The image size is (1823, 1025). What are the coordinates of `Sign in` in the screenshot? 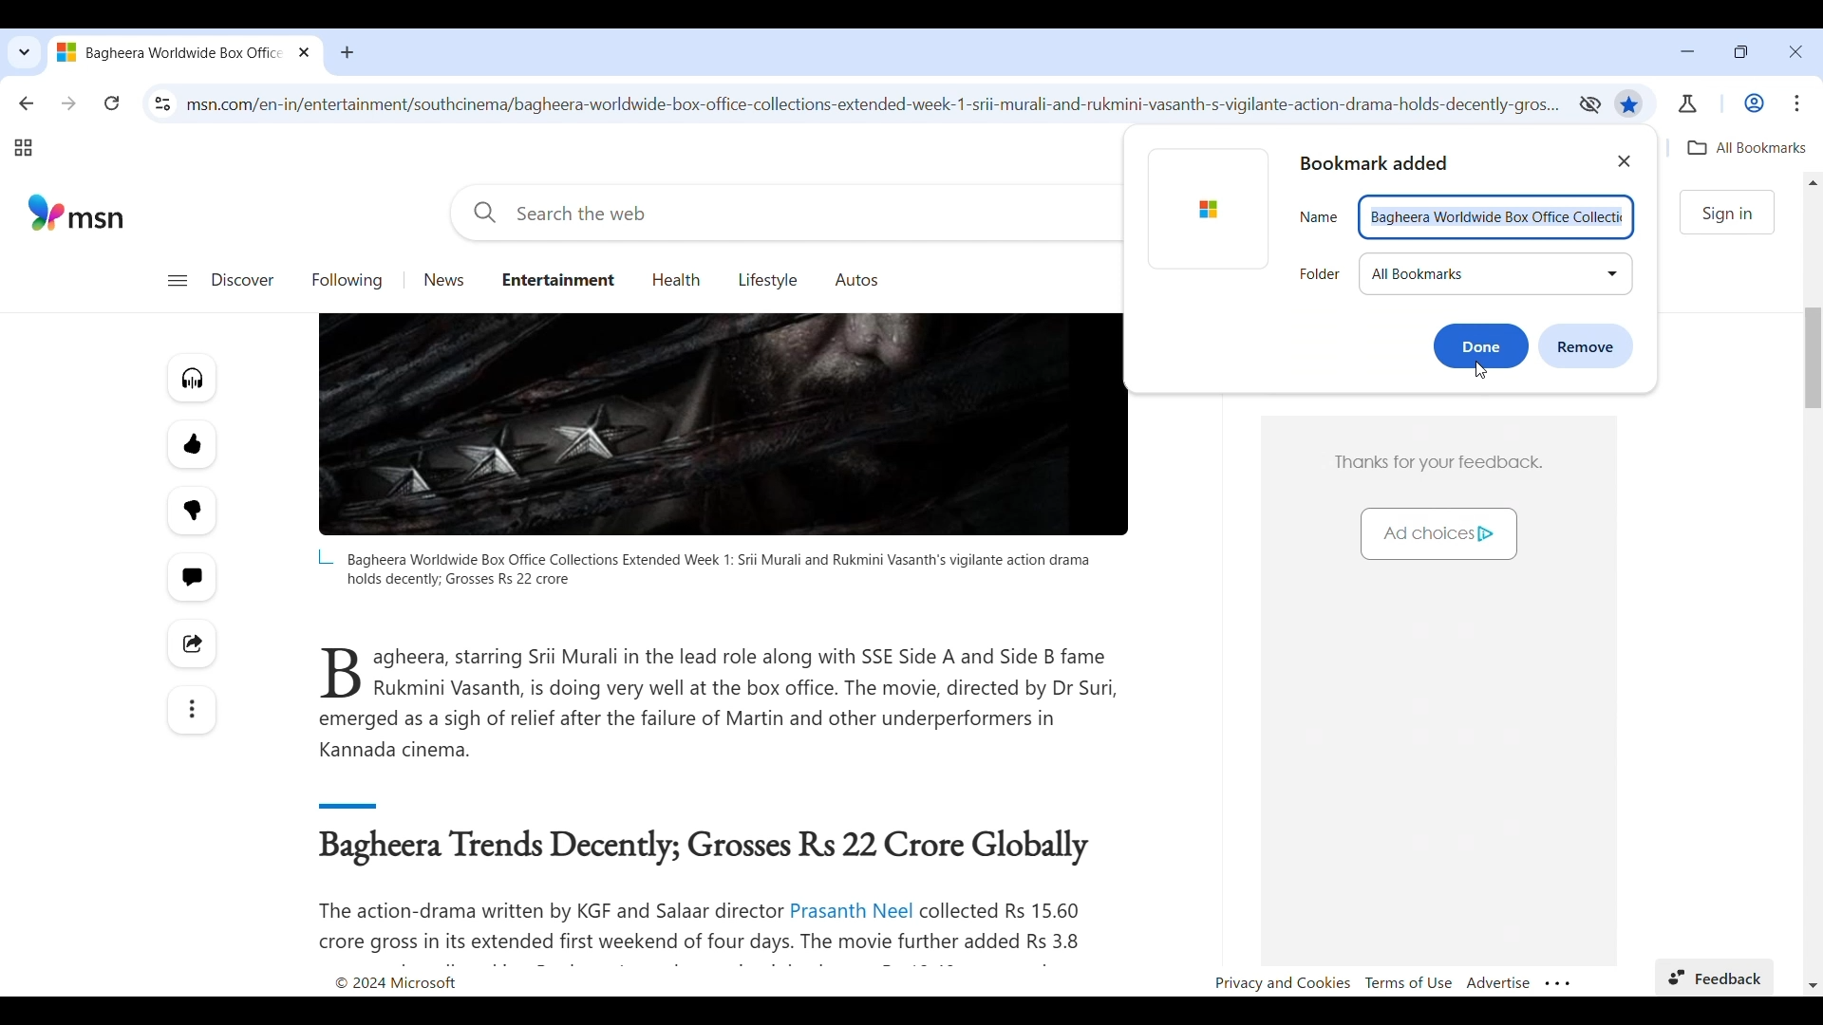 It's located at (1730, 214).